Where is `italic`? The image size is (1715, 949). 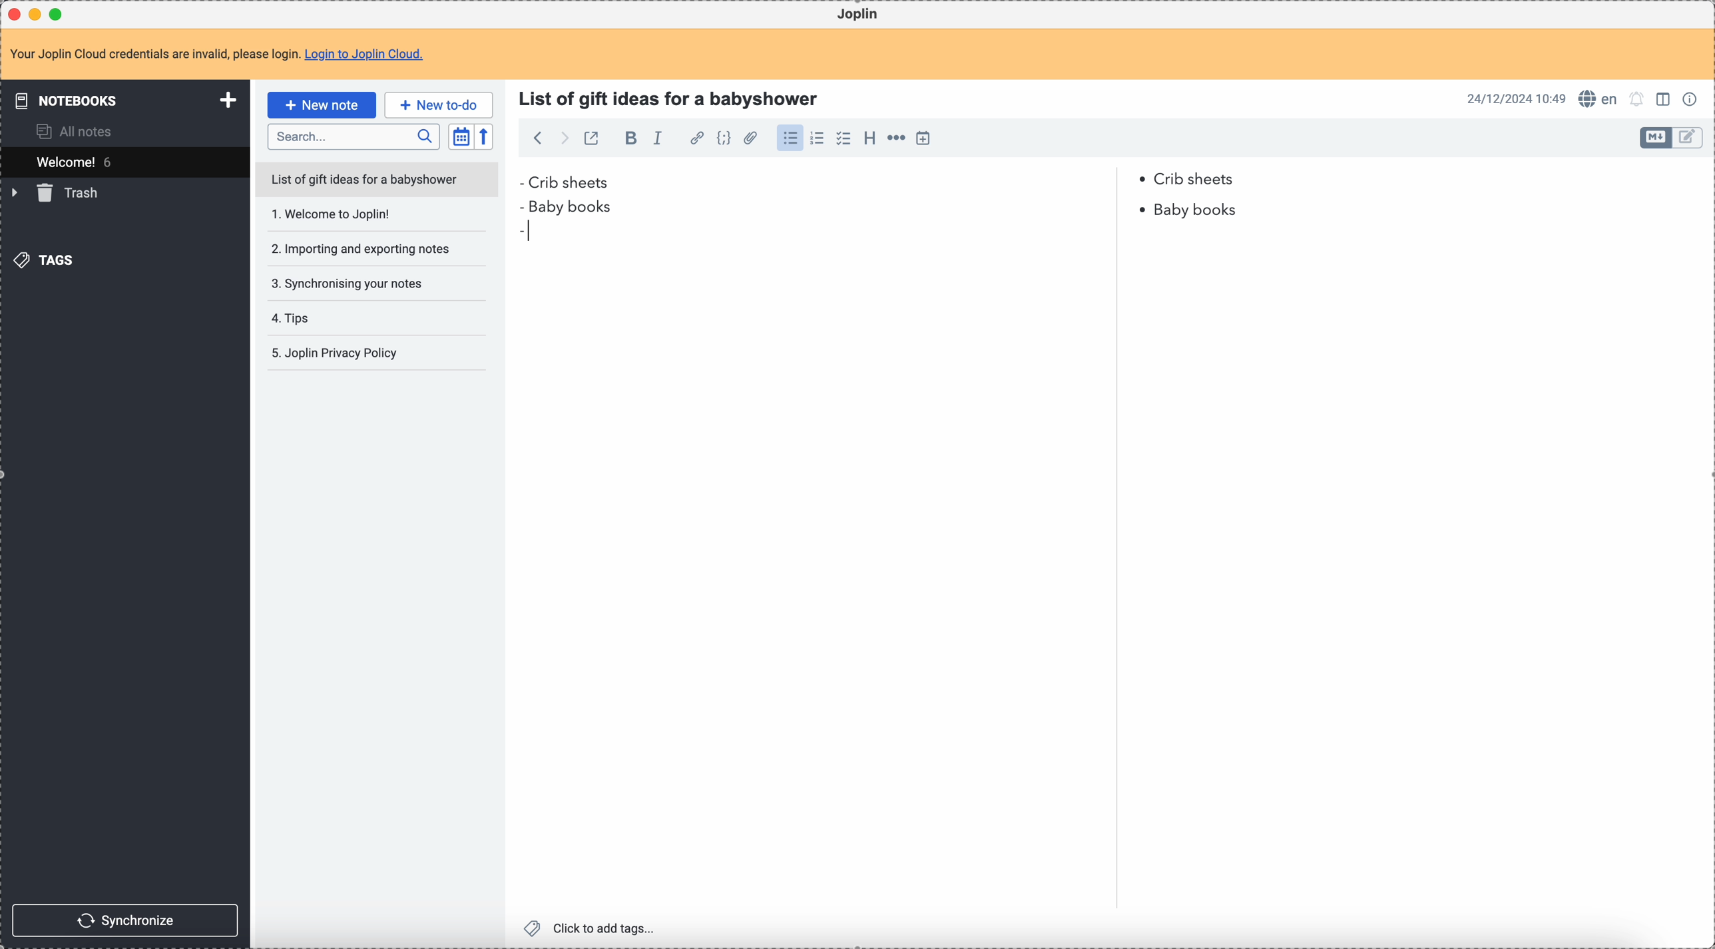
italic is located at coordinates (659, 139).